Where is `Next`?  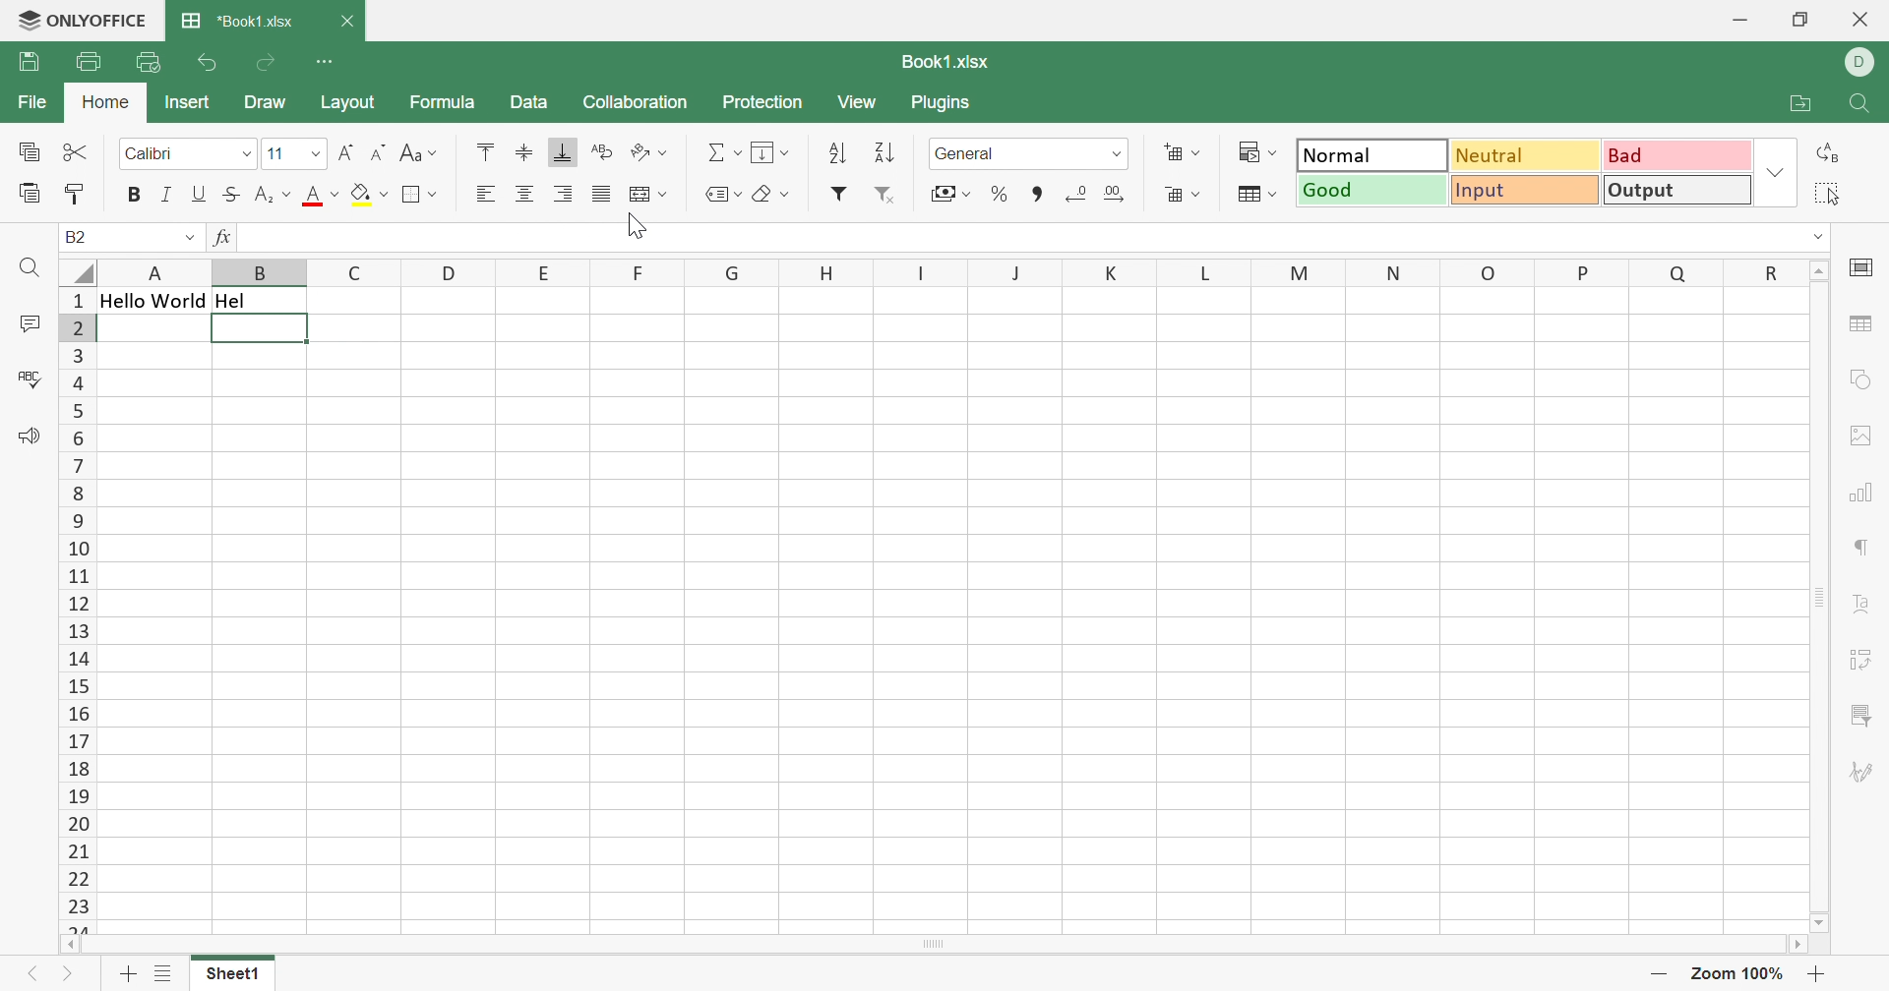
Next is located at coordinates (65, 975).